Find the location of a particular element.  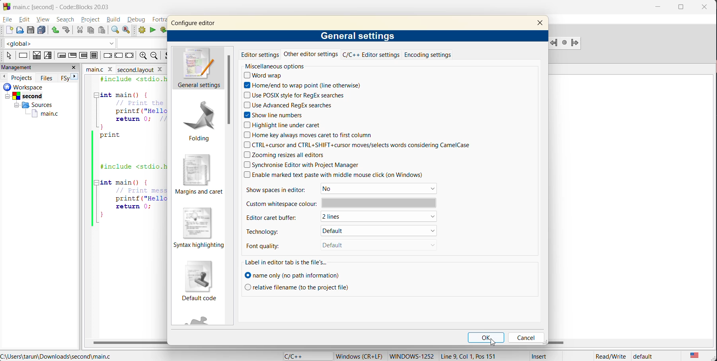

build is located at coordinates (144, 31).